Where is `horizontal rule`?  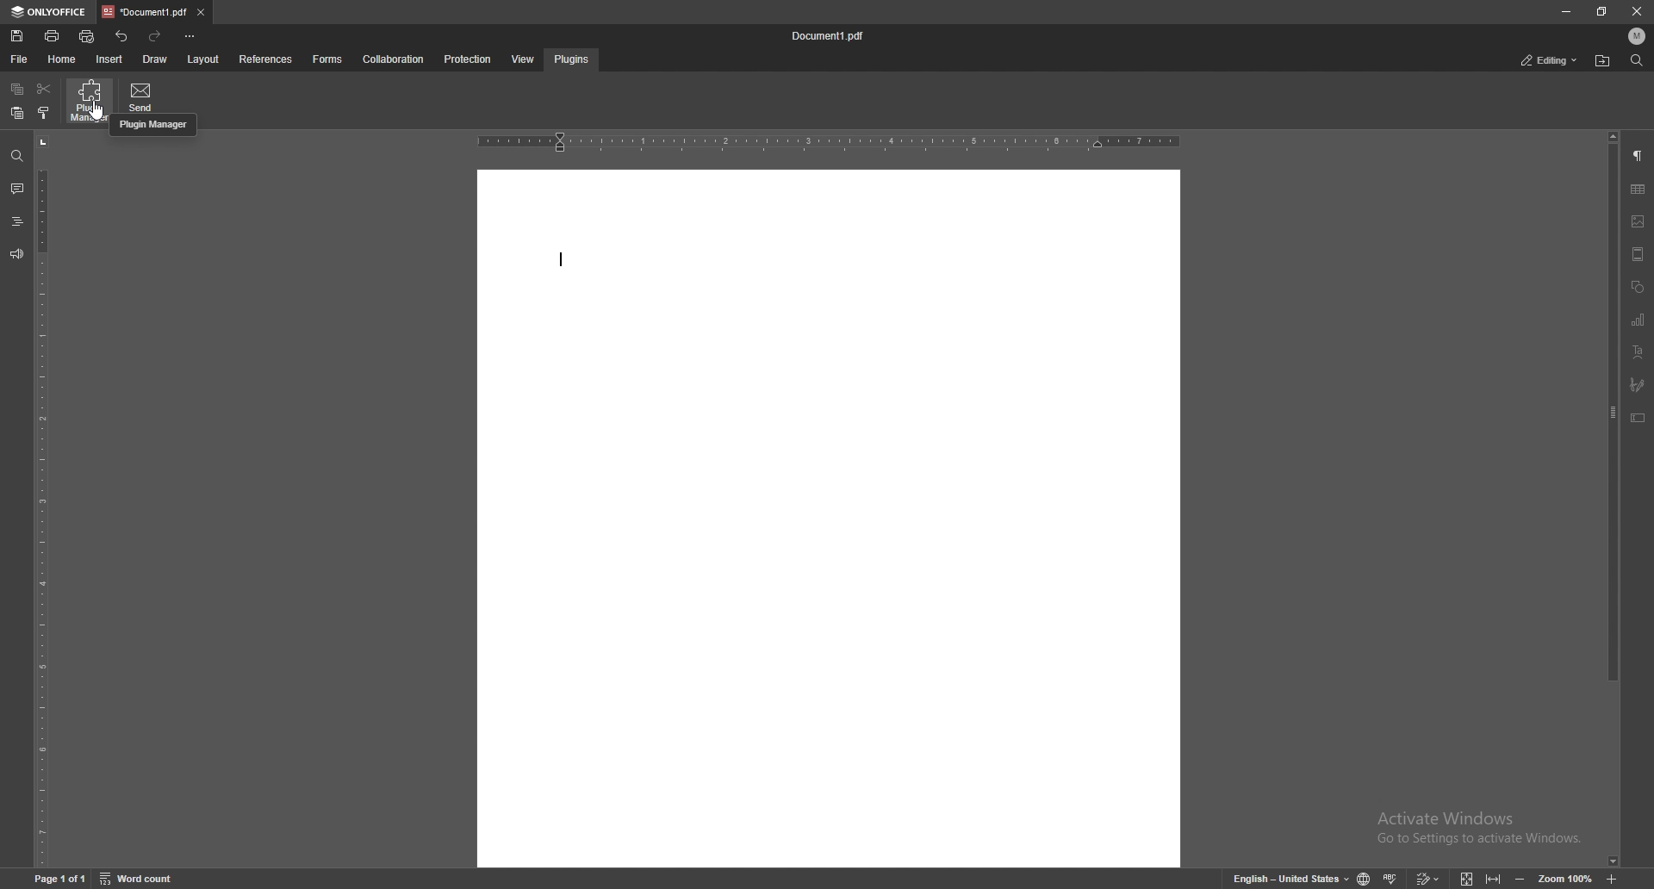
horizontal rule is located at coordinates (829, 141).